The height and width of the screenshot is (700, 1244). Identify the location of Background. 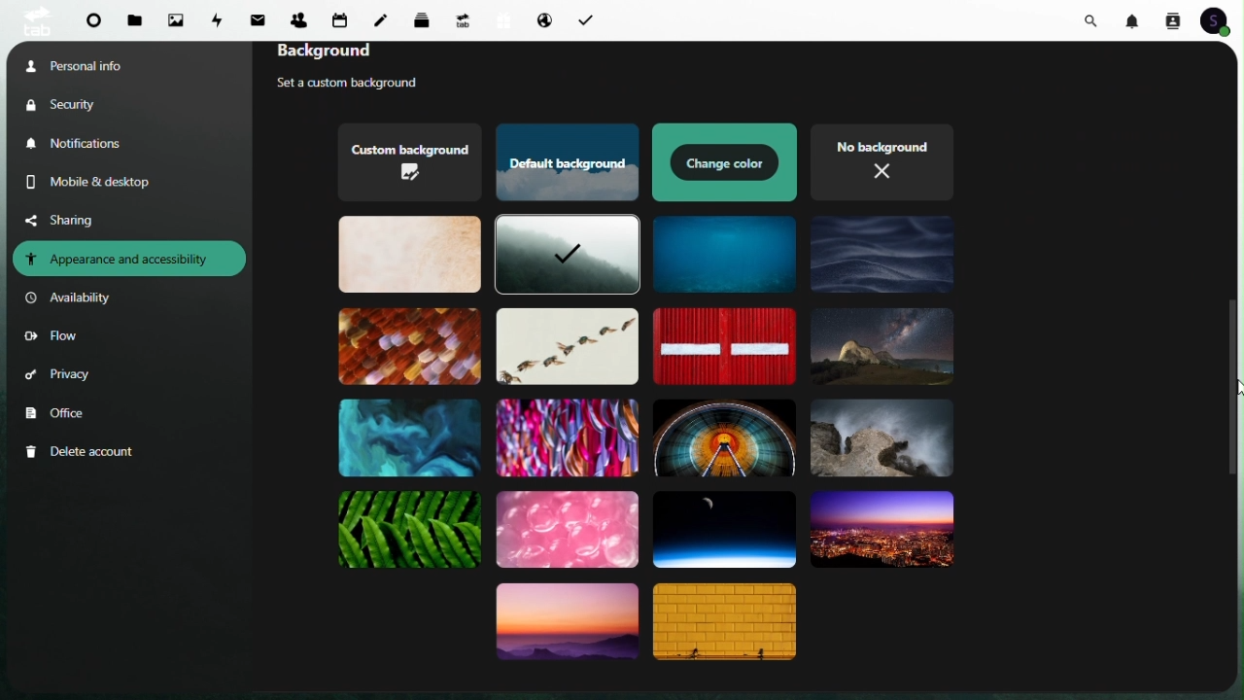
(357, 54).